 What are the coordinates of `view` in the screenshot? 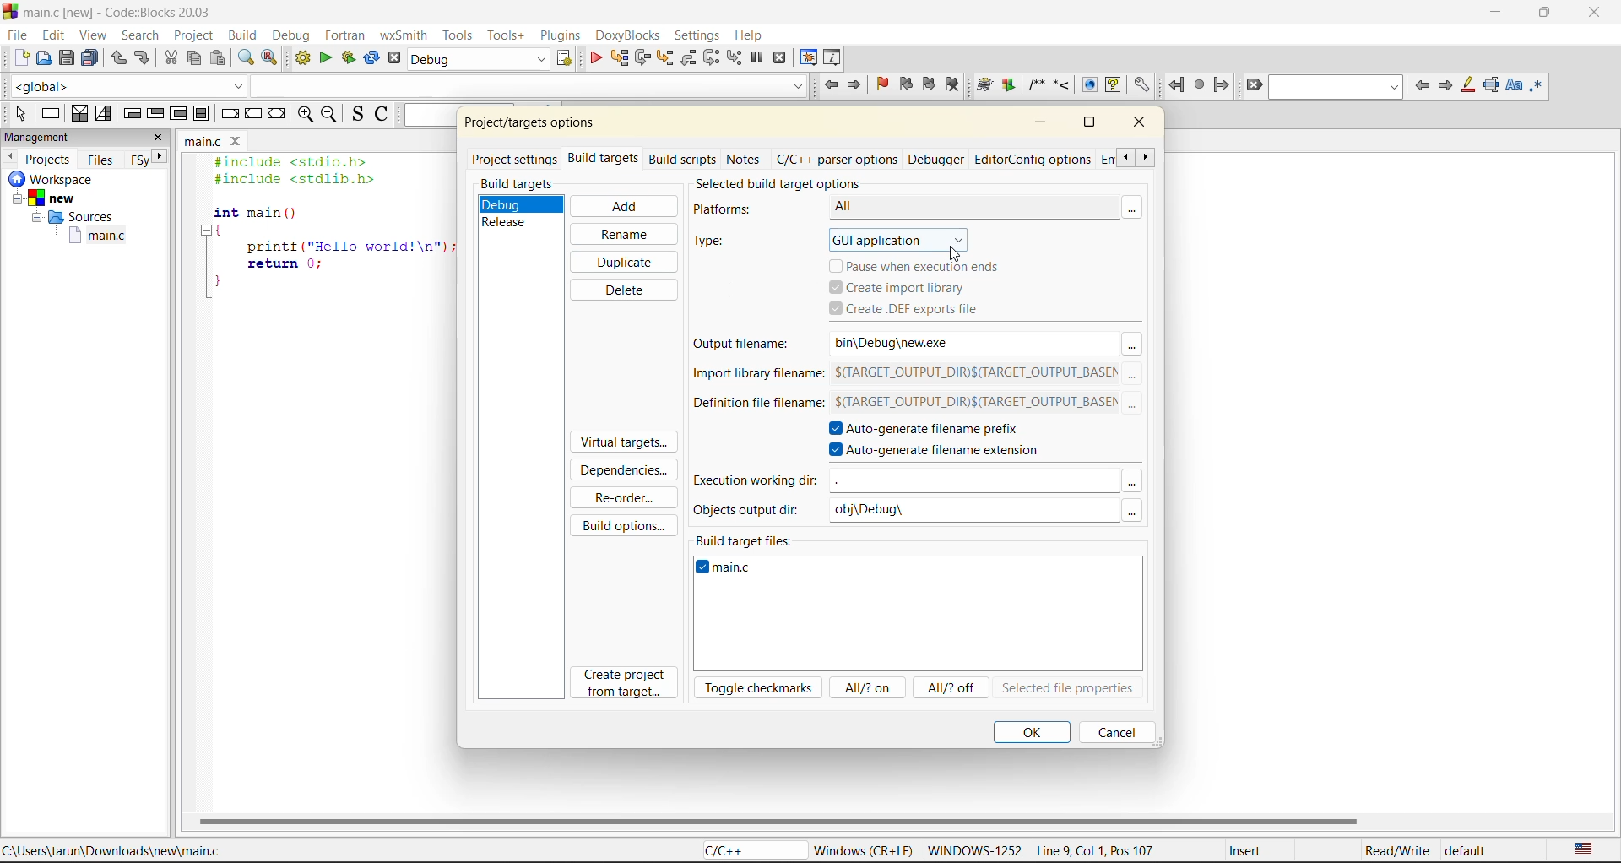 It's located at (91, 35).